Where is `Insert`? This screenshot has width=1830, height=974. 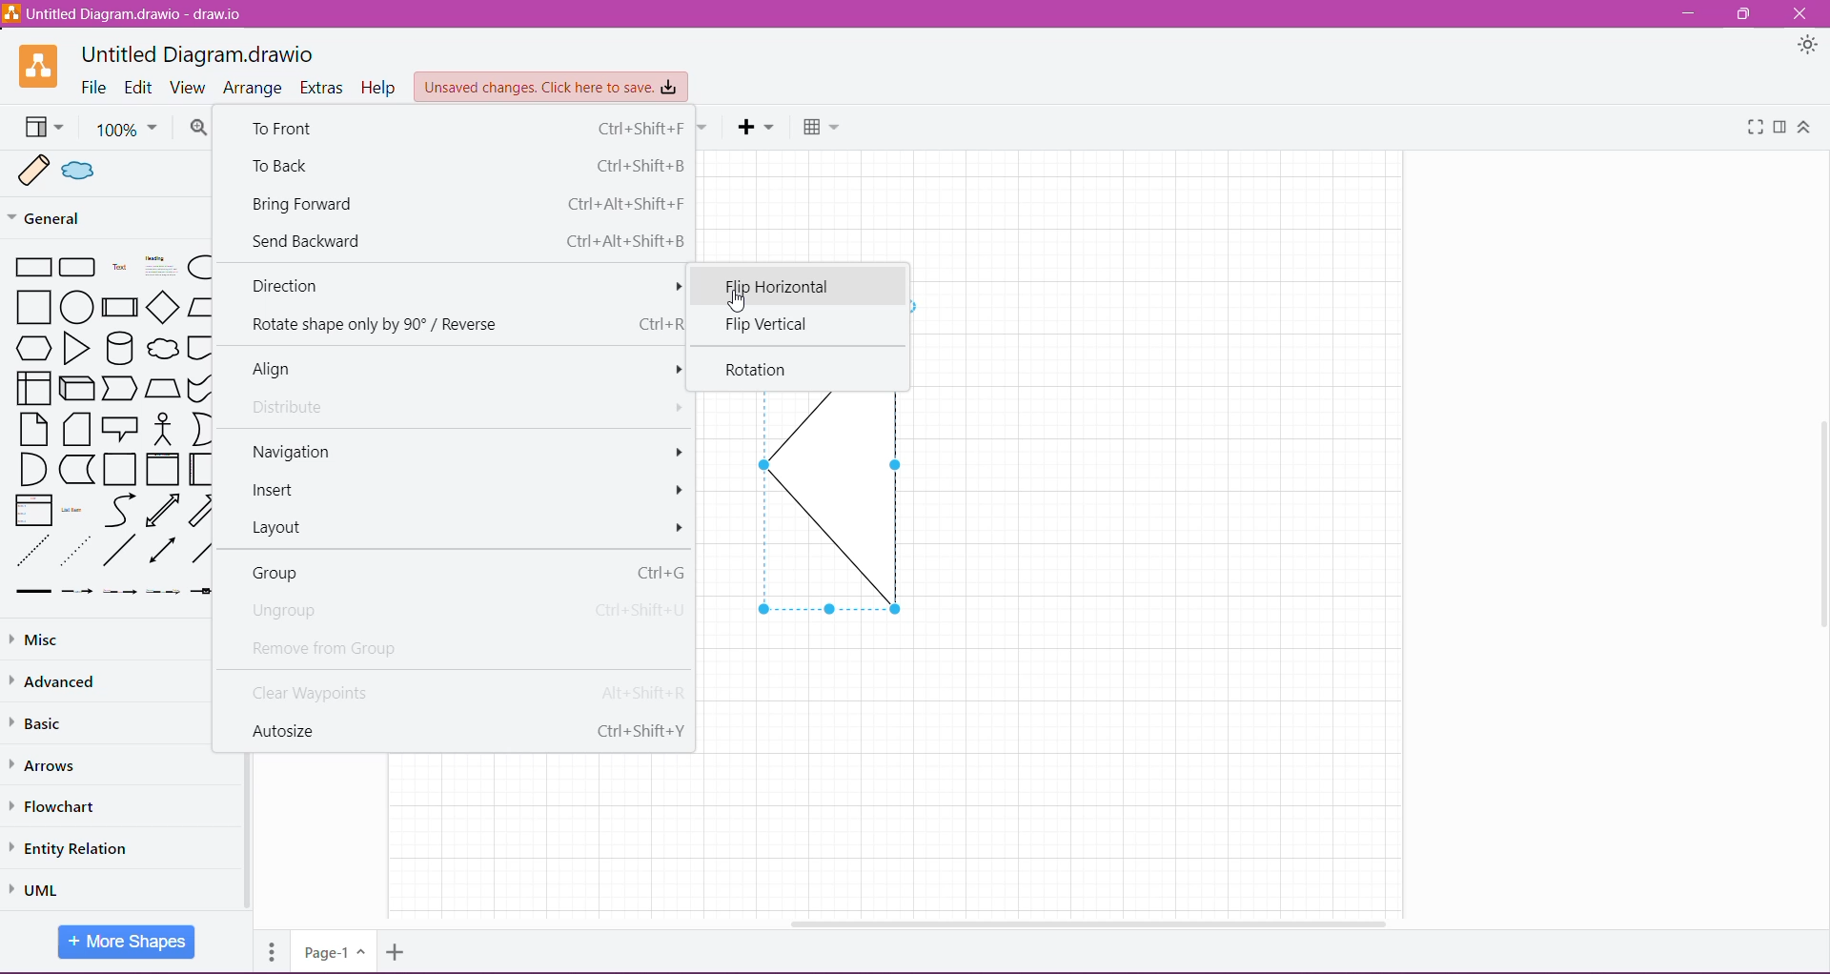 Insert is located at coordinates (468, 491).